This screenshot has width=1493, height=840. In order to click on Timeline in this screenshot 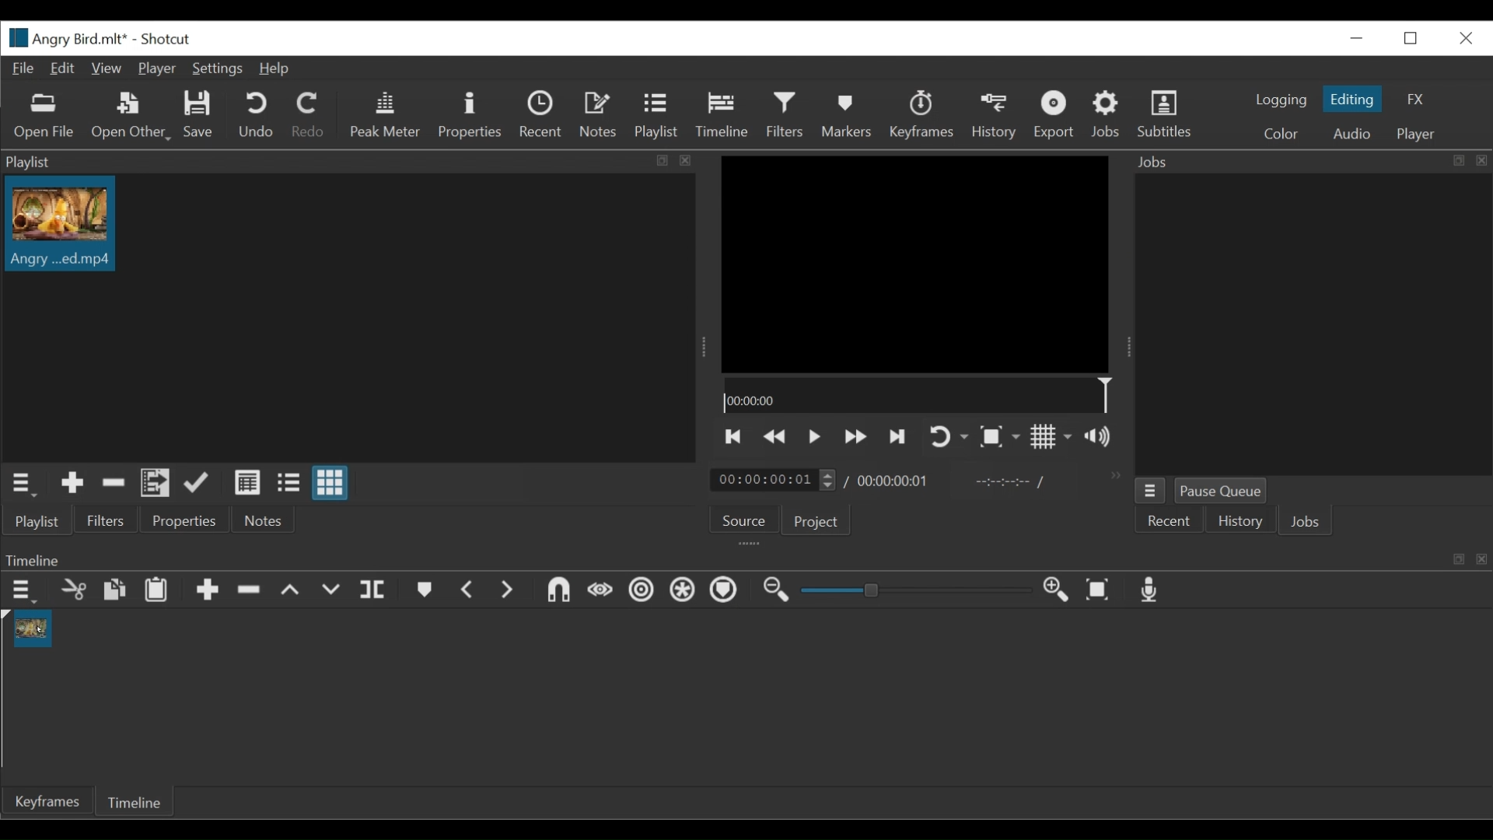, I will do `click(138, 804)`.